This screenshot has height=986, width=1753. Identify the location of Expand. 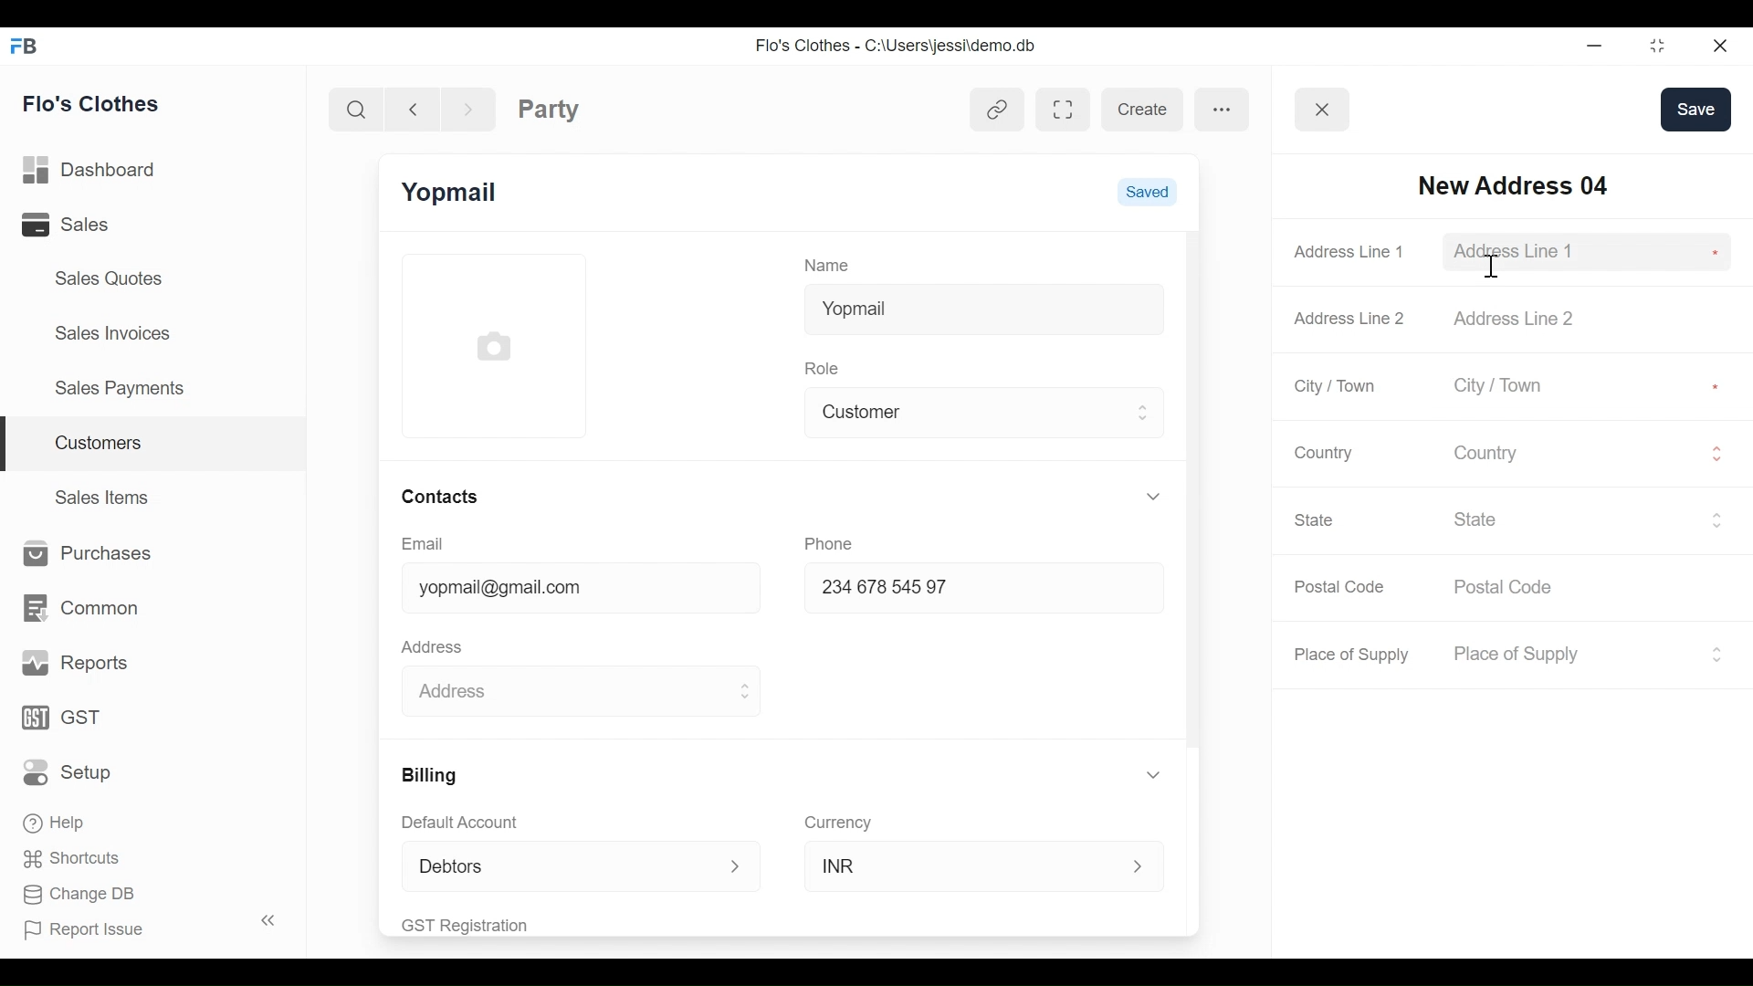
(1716, 454).